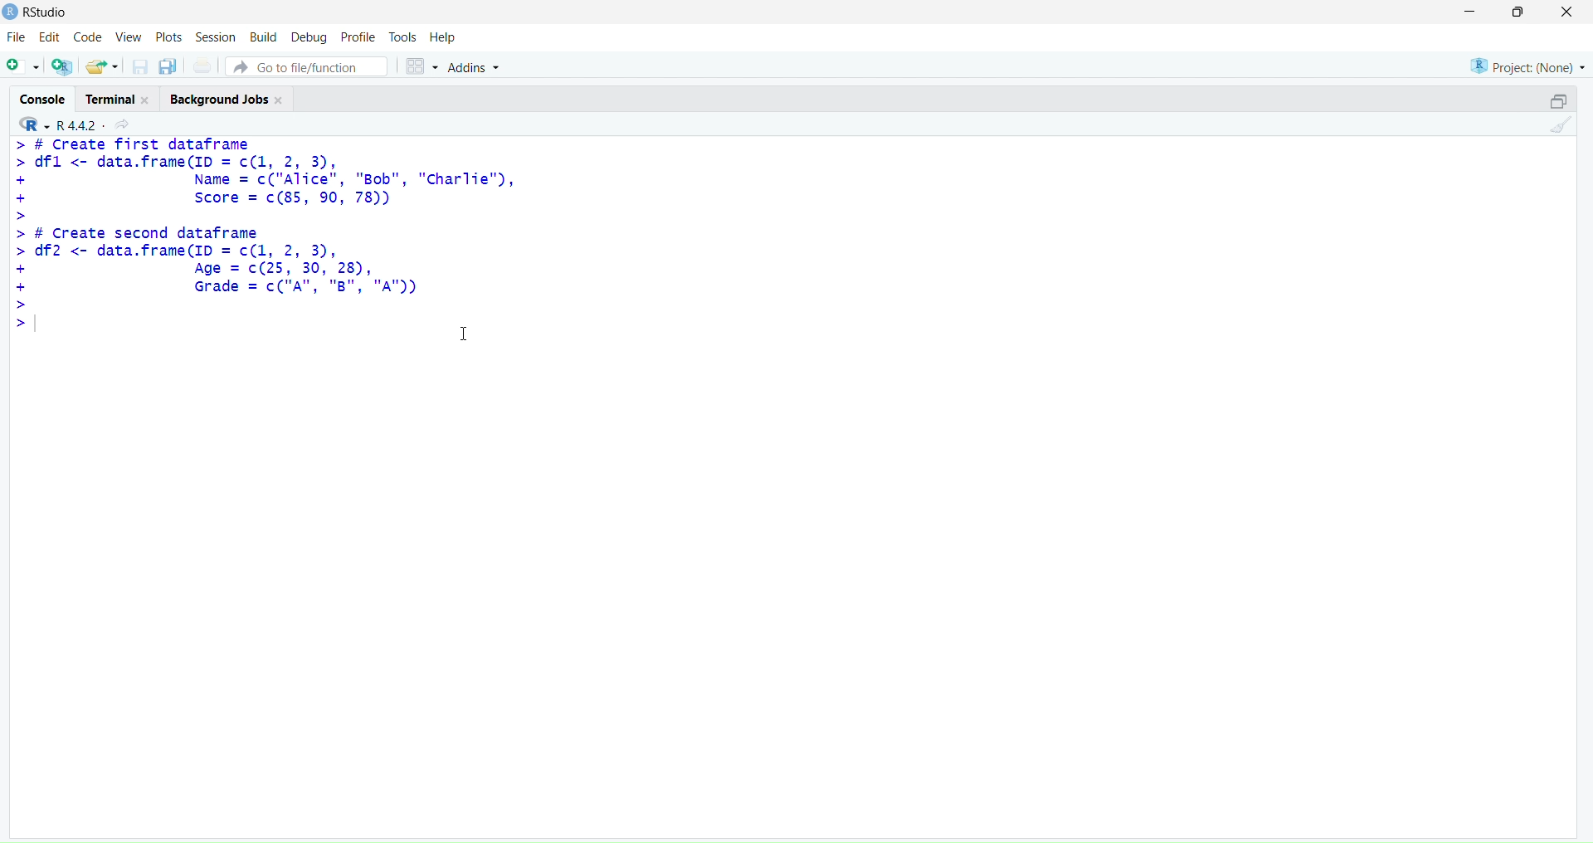 The width and height of the screenshot is (1593, 843). What do you see at coordinates (168, 37) in the screenshot?
I see `Plots` at bounding box center [168, 37].